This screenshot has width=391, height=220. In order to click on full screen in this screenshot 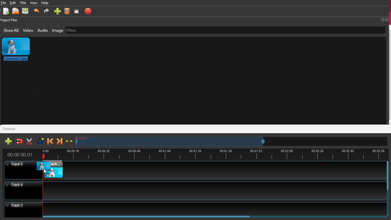, I will do `click(384, 20)`.